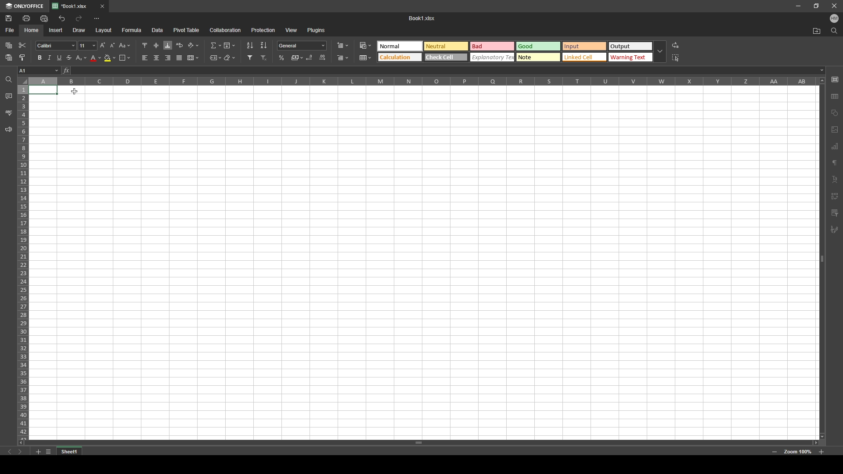 This screenshot has height=474, width=843. Describe the element at coordinates (493, 57) in the screenshot. I see `Explanatory text` at that location.